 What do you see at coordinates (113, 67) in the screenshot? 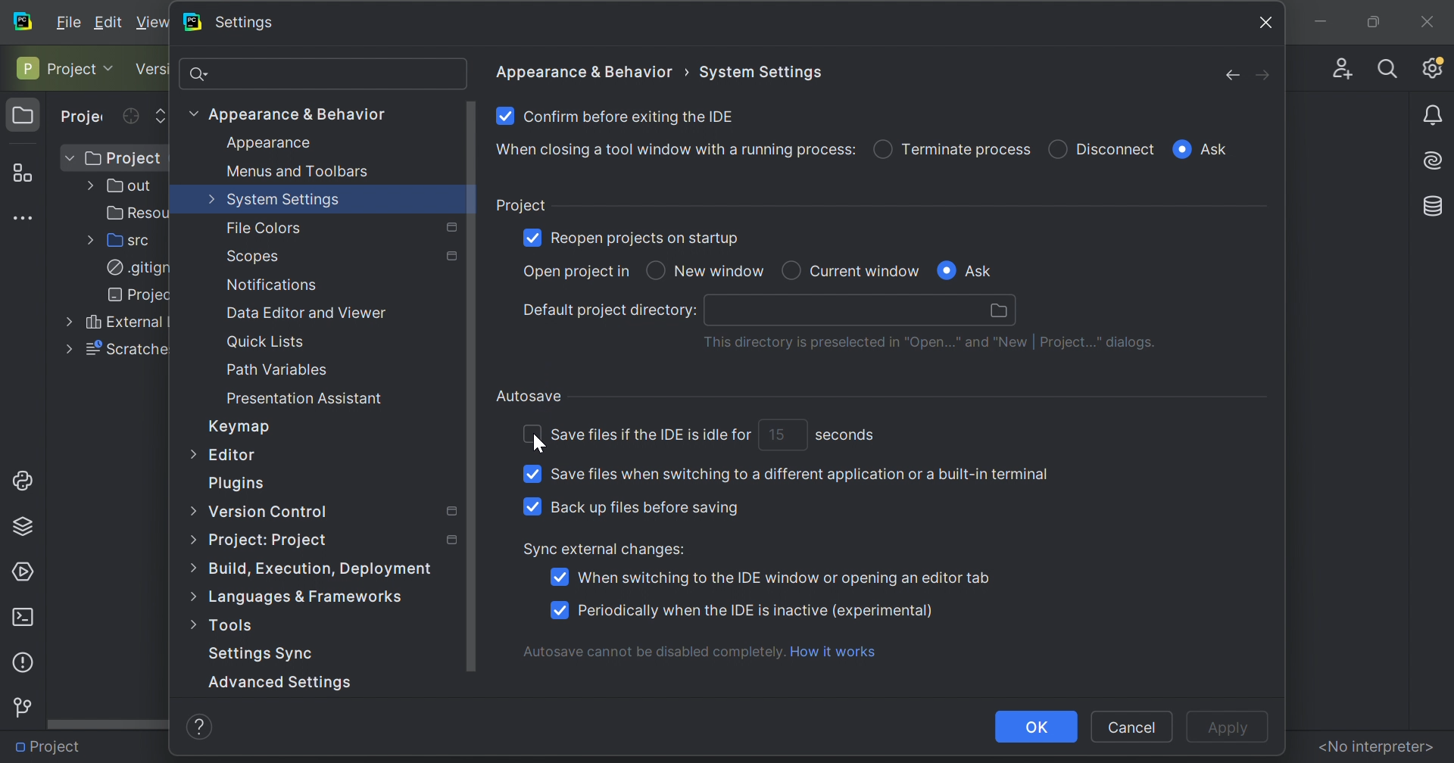
I see `Drop Down` at bounding box center [113, 67].